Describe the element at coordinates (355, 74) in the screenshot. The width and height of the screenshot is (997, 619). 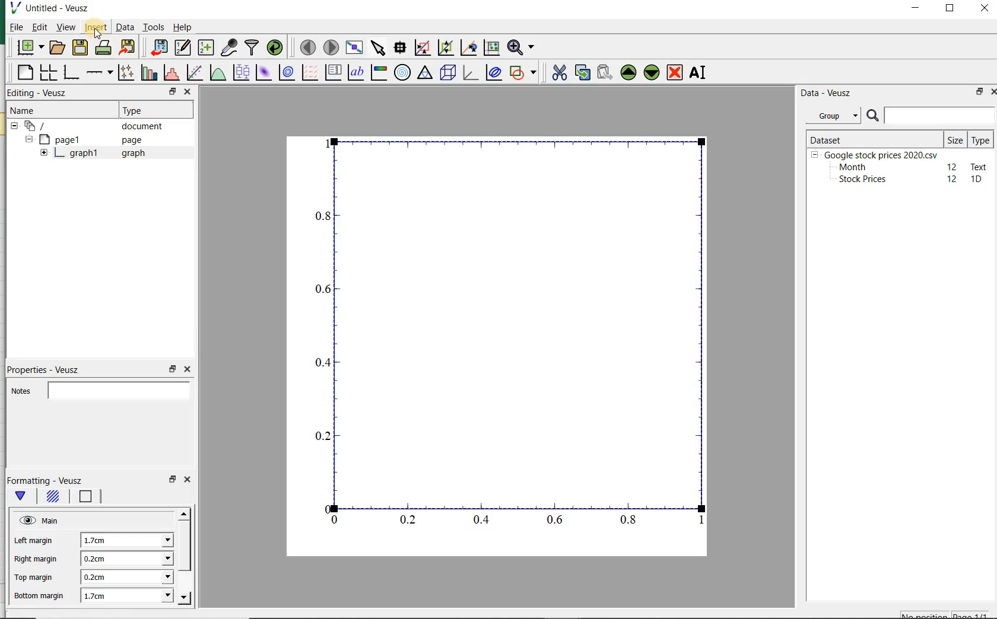
I see `text label` at that location.